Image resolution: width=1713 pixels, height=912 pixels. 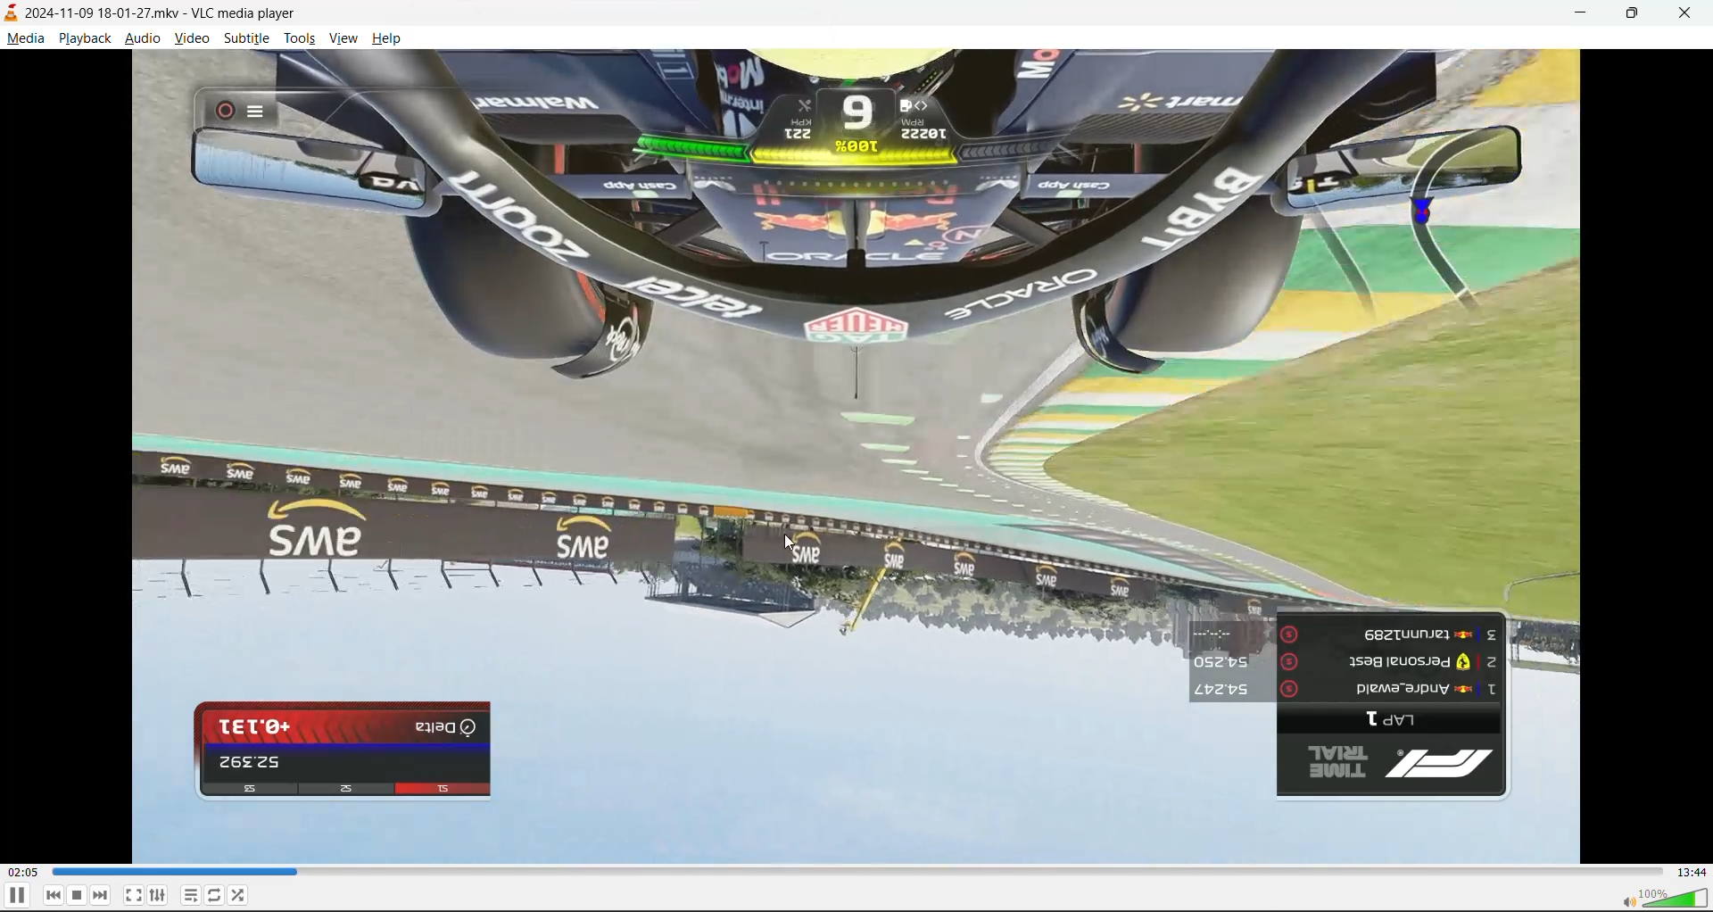 I want to click on minimize, so click(x=1585, y=15).